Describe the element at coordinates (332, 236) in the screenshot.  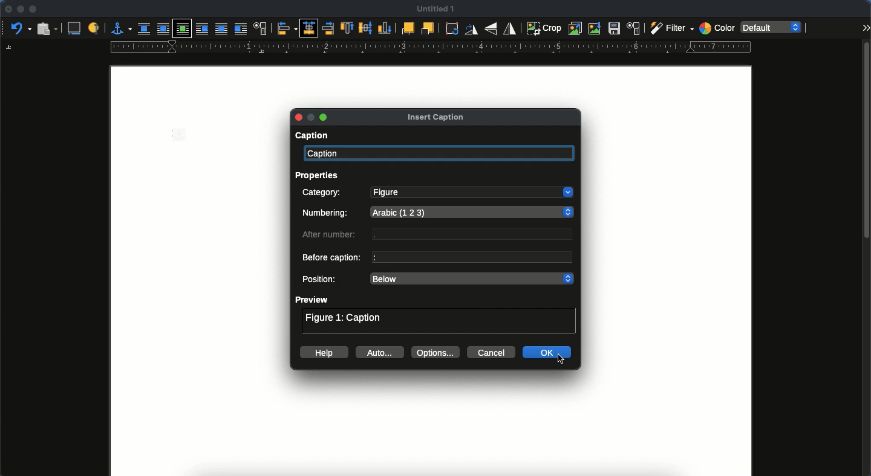
I see `after number` at that location.